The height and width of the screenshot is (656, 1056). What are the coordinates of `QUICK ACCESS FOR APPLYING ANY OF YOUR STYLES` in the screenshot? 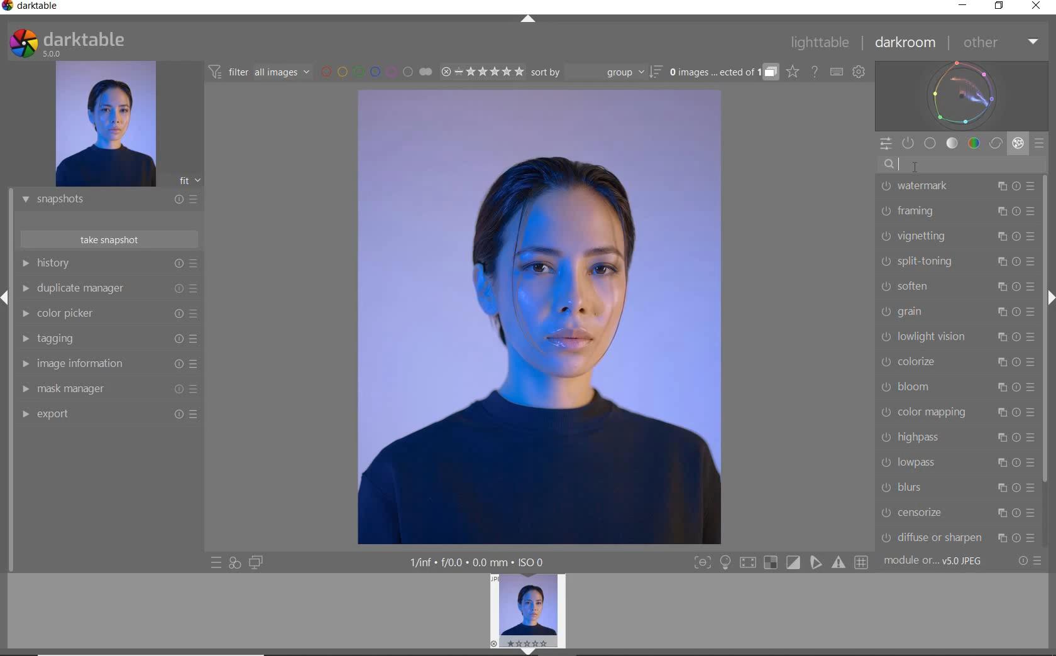 It's located at (234, 562).